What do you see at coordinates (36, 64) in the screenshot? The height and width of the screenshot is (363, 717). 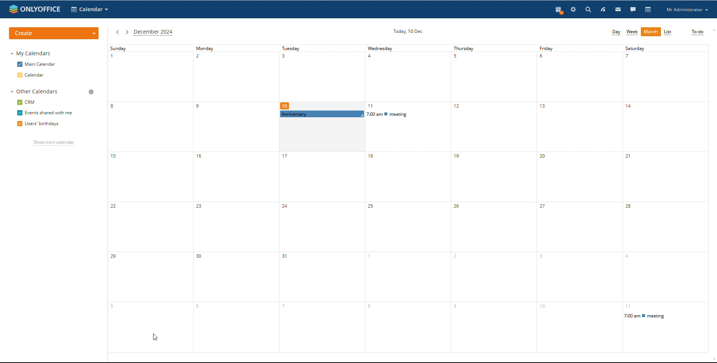 I see `main calendars` at bounding box center [36, 64].